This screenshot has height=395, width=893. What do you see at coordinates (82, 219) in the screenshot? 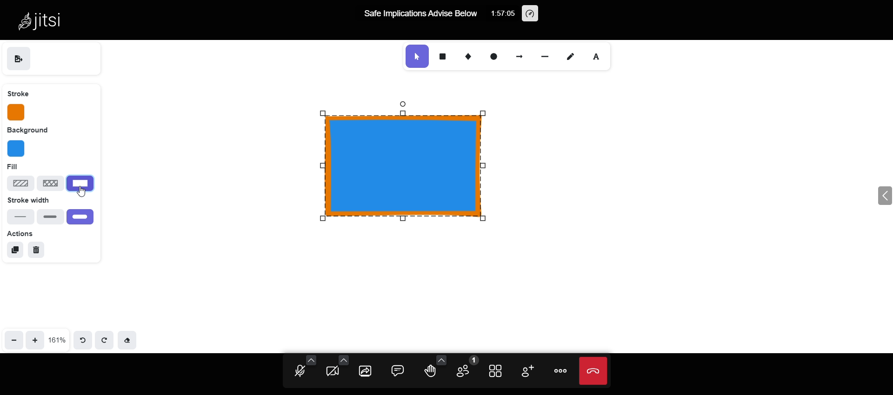
I see `extra bold` at bounding box center [82, 219].